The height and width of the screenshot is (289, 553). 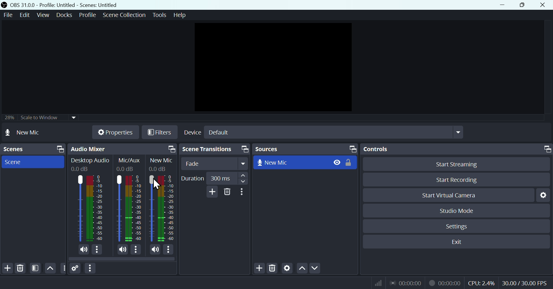 I want to click on minimize, so click(x=504, y=5).